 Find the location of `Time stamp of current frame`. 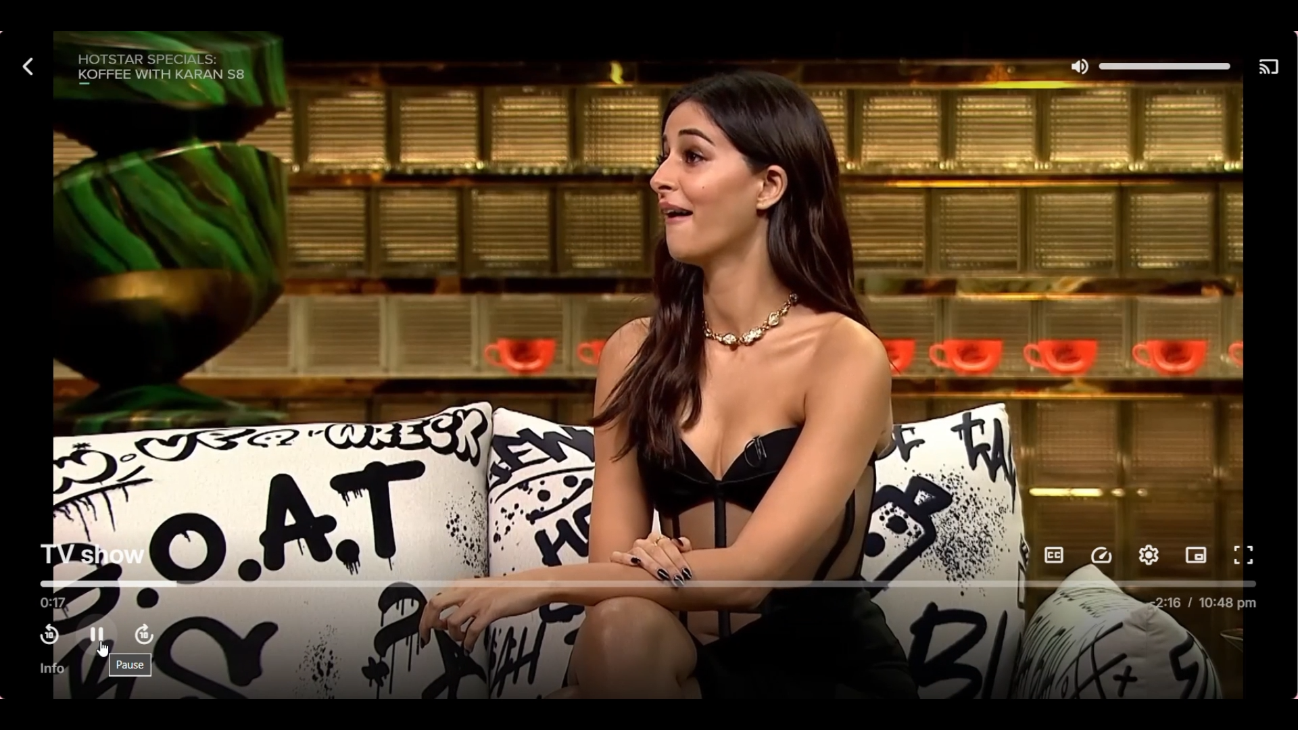

Time stamp of current frame is located at coordinates (53, 603).